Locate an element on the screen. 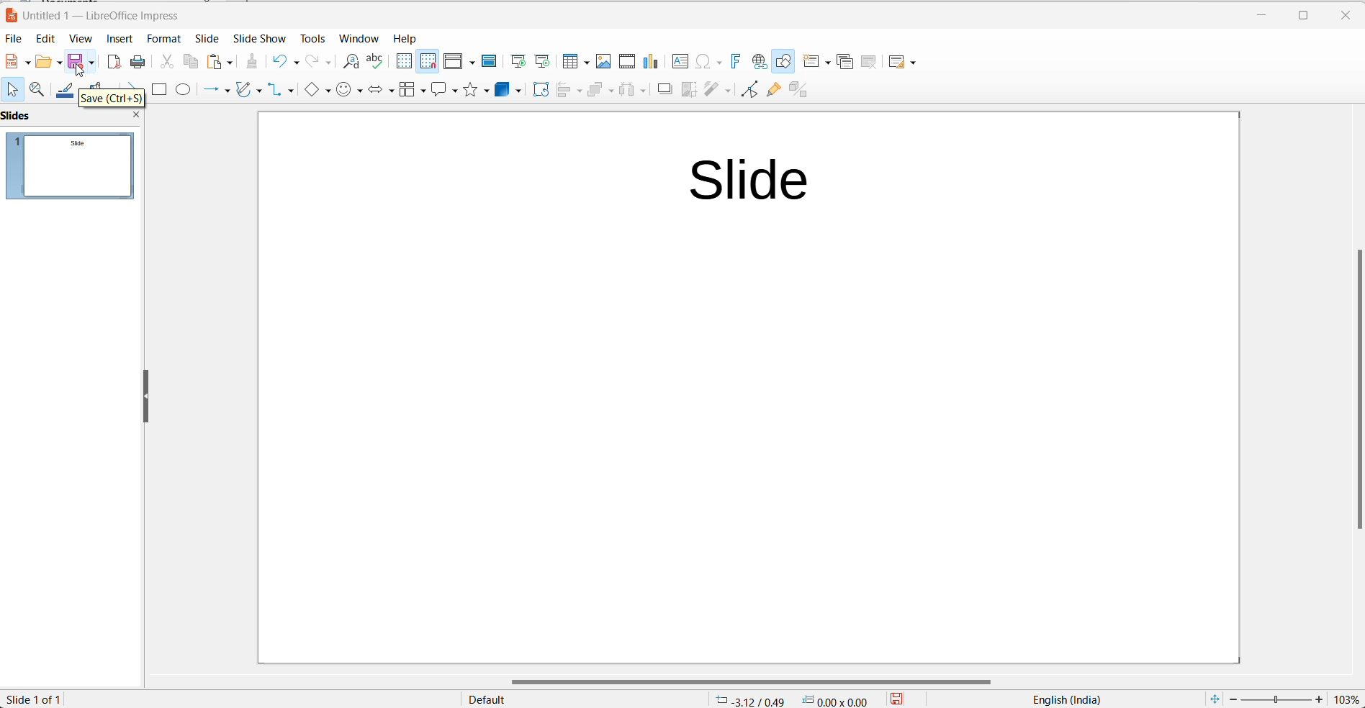 The height and width of the screenshot is (708, 1365). insert chart is located at coordinates (649, 61).